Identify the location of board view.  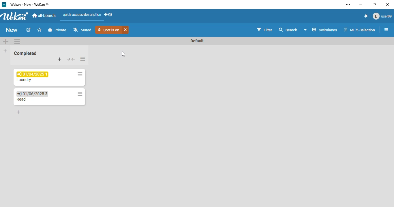
(321, 30).